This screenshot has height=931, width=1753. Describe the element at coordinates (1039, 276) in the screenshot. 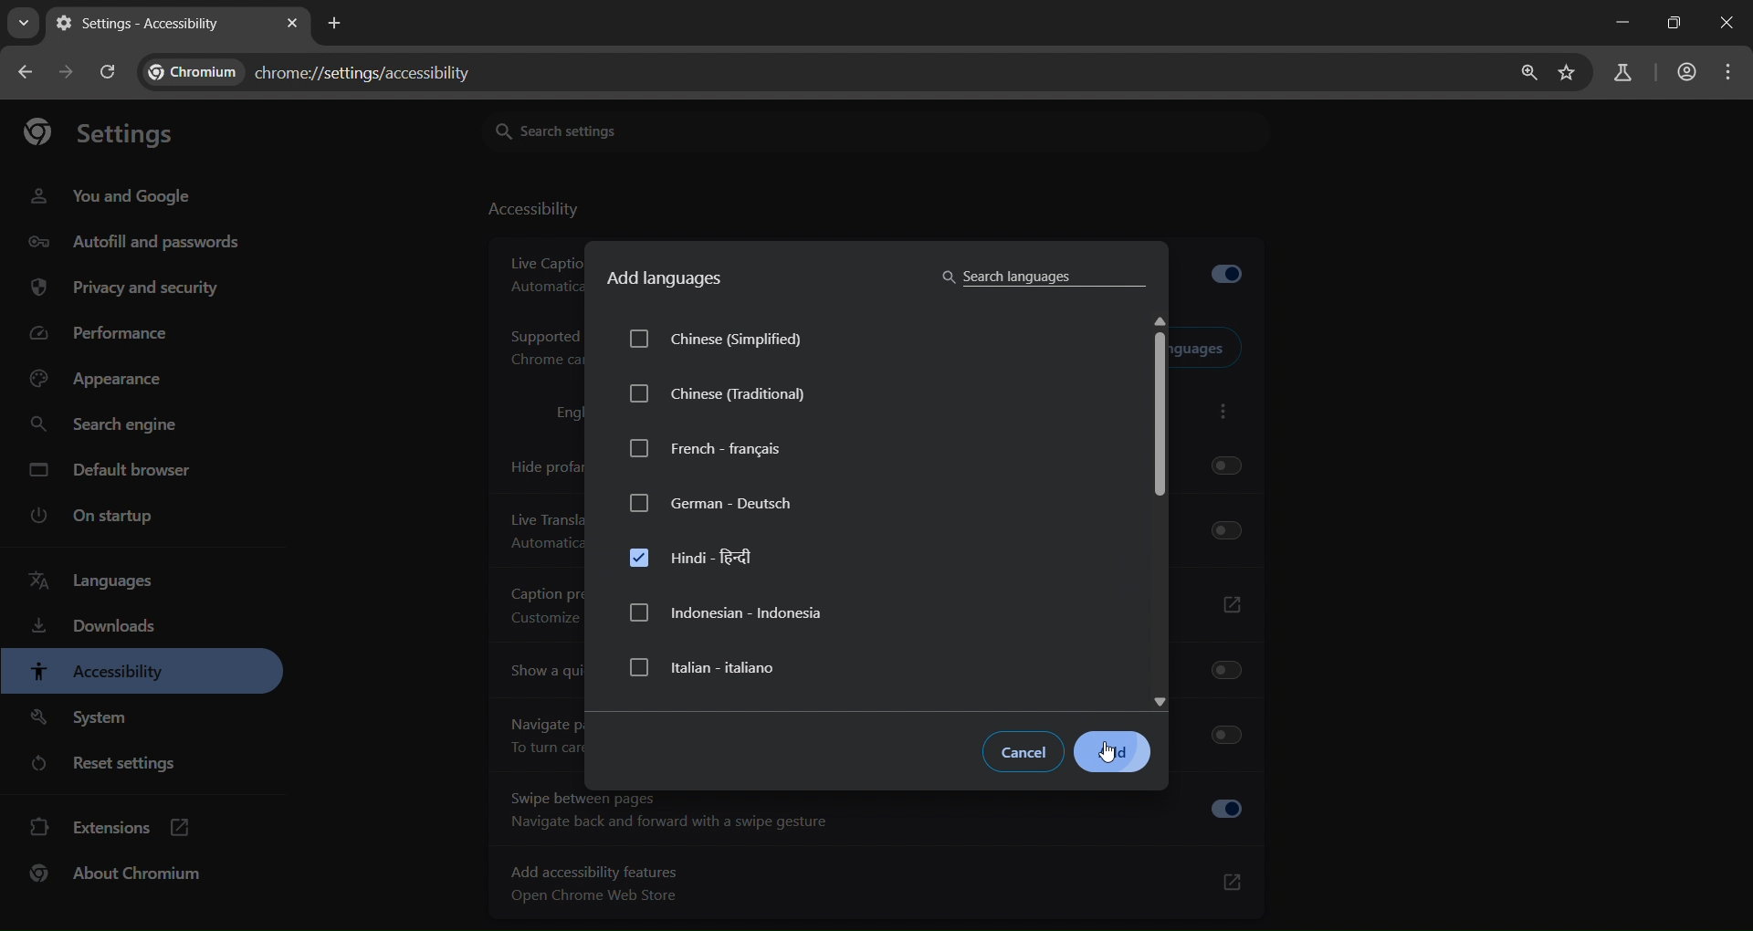

I see `search  languages` at that location.